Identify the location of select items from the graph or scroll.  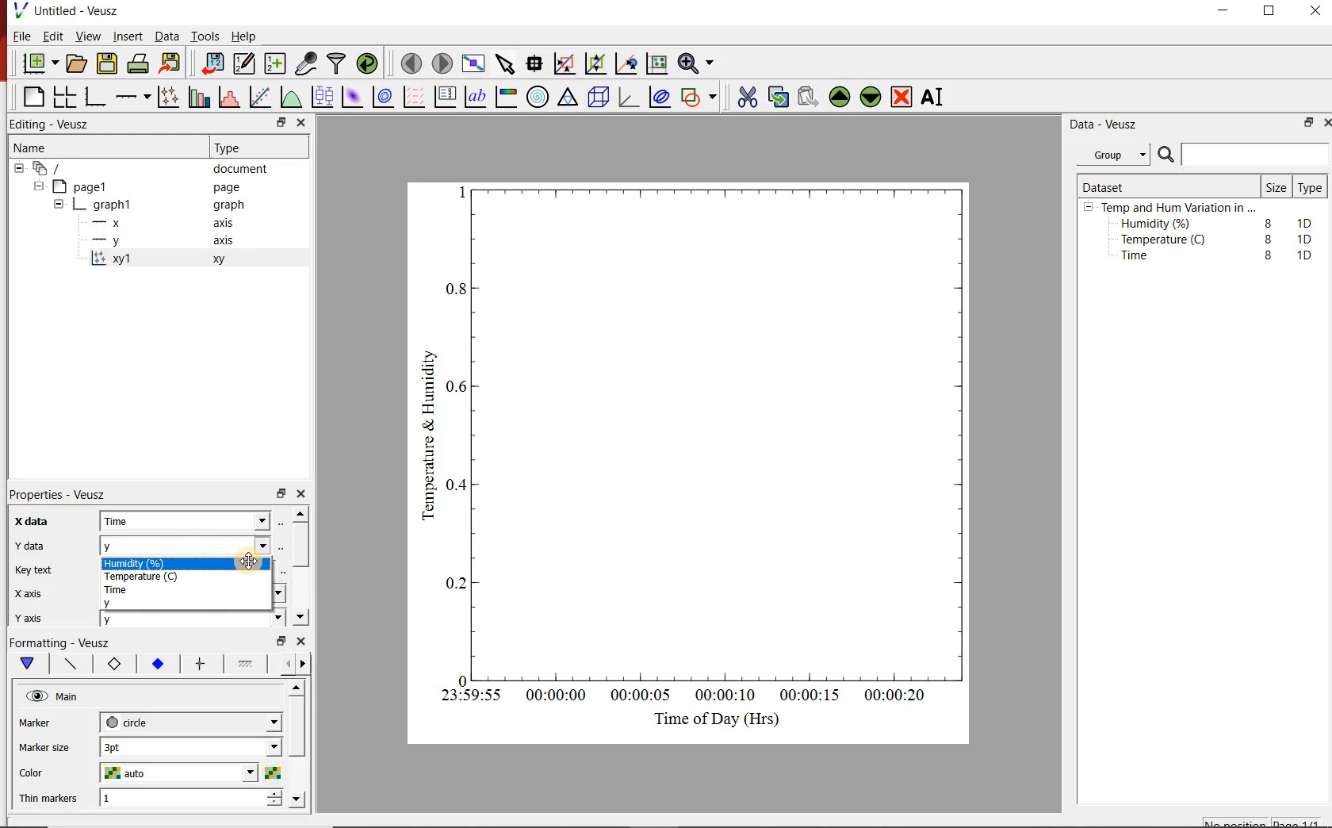
(506, 66).